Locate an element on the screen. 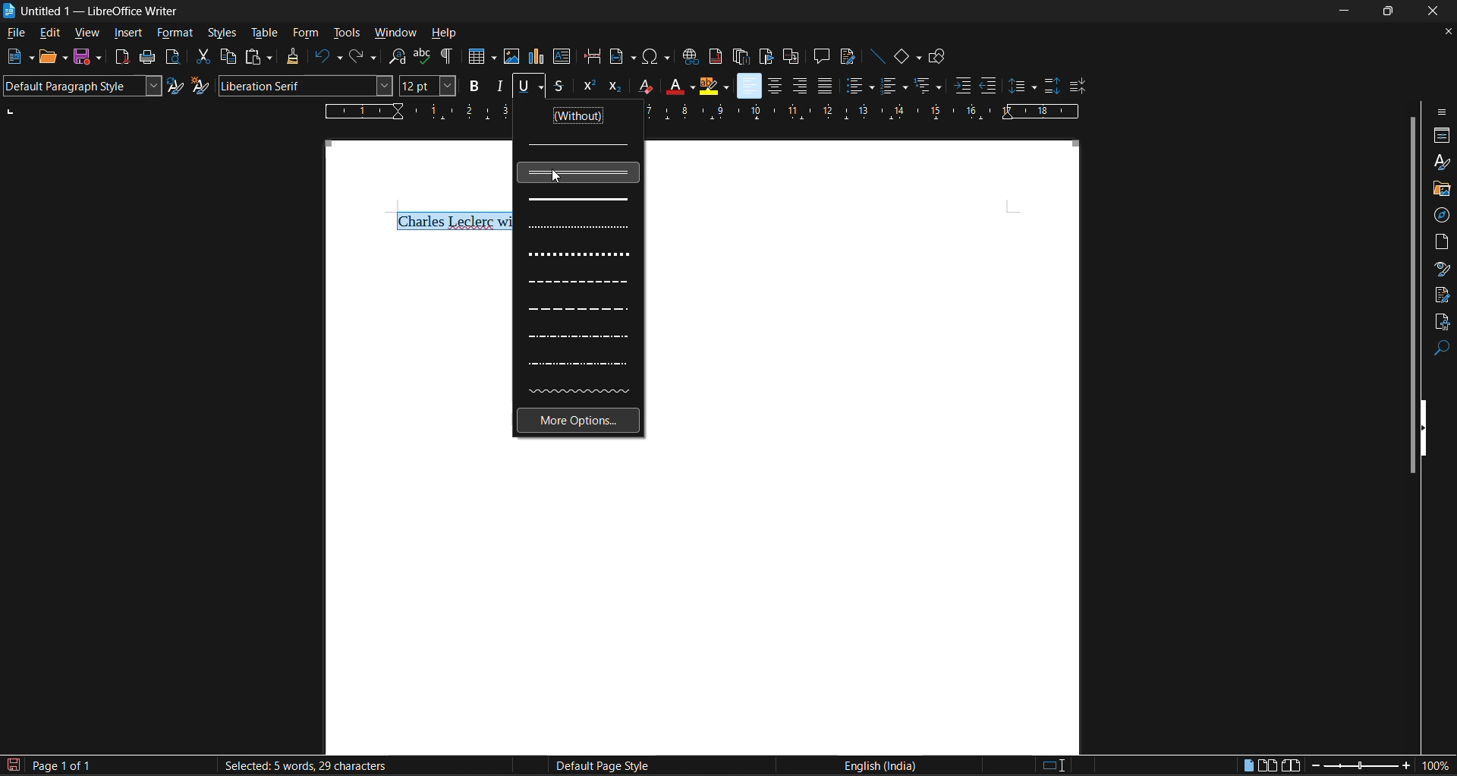 The image size is (1457, 776). clear direct formatting is located at coordinates (642, 85).